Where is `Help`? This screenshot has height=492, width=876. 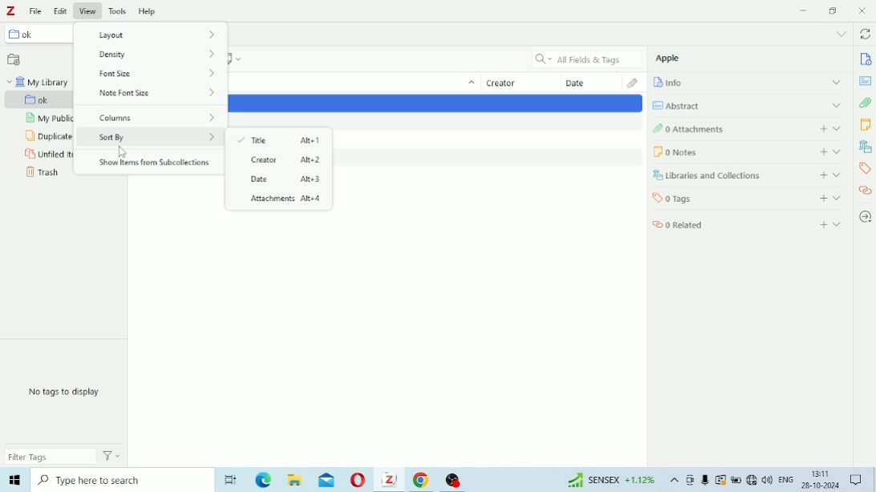 Help is located at coordinates (148, 9).